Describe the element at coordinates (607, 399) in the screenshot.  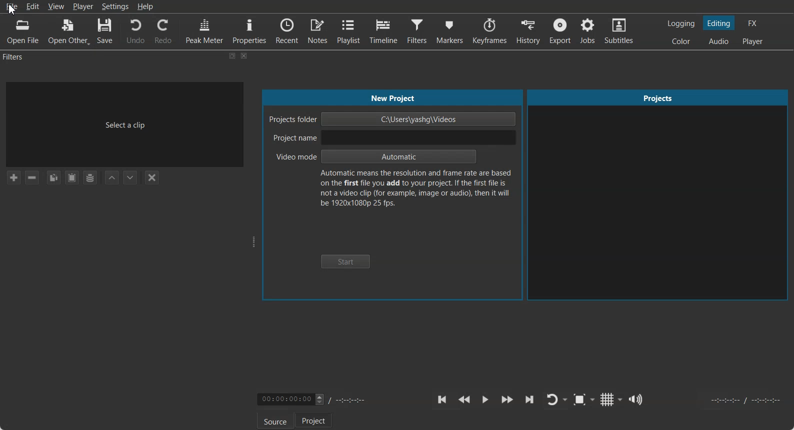
I see `Toggle grid display on the player` at that location.